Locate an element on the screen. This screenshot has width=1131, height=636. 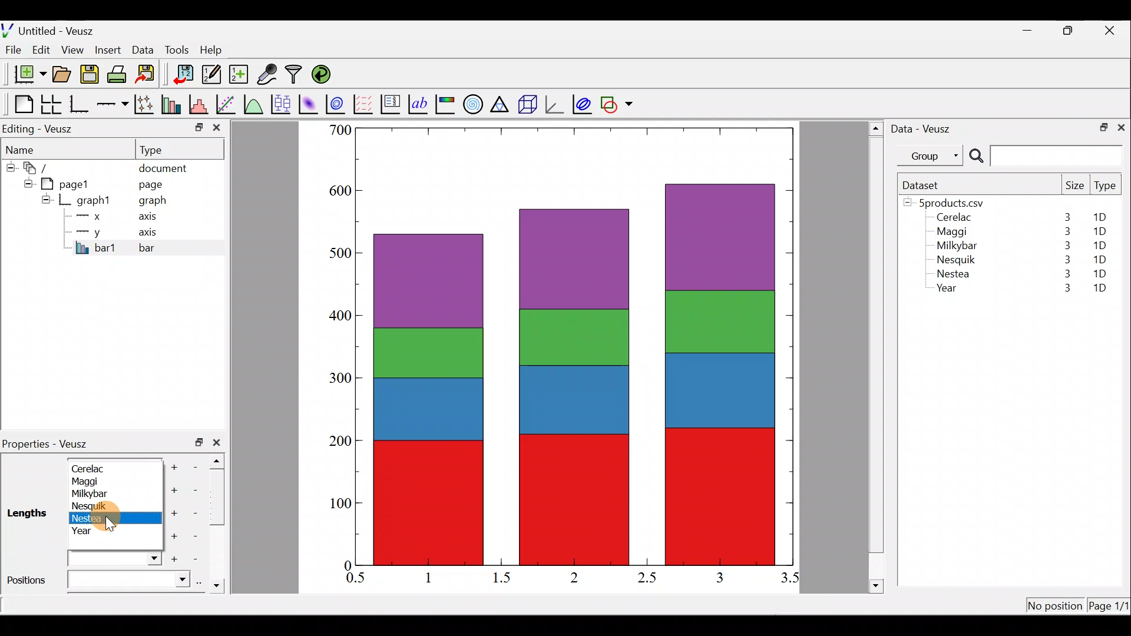
x is located at coordinates (91, 216).